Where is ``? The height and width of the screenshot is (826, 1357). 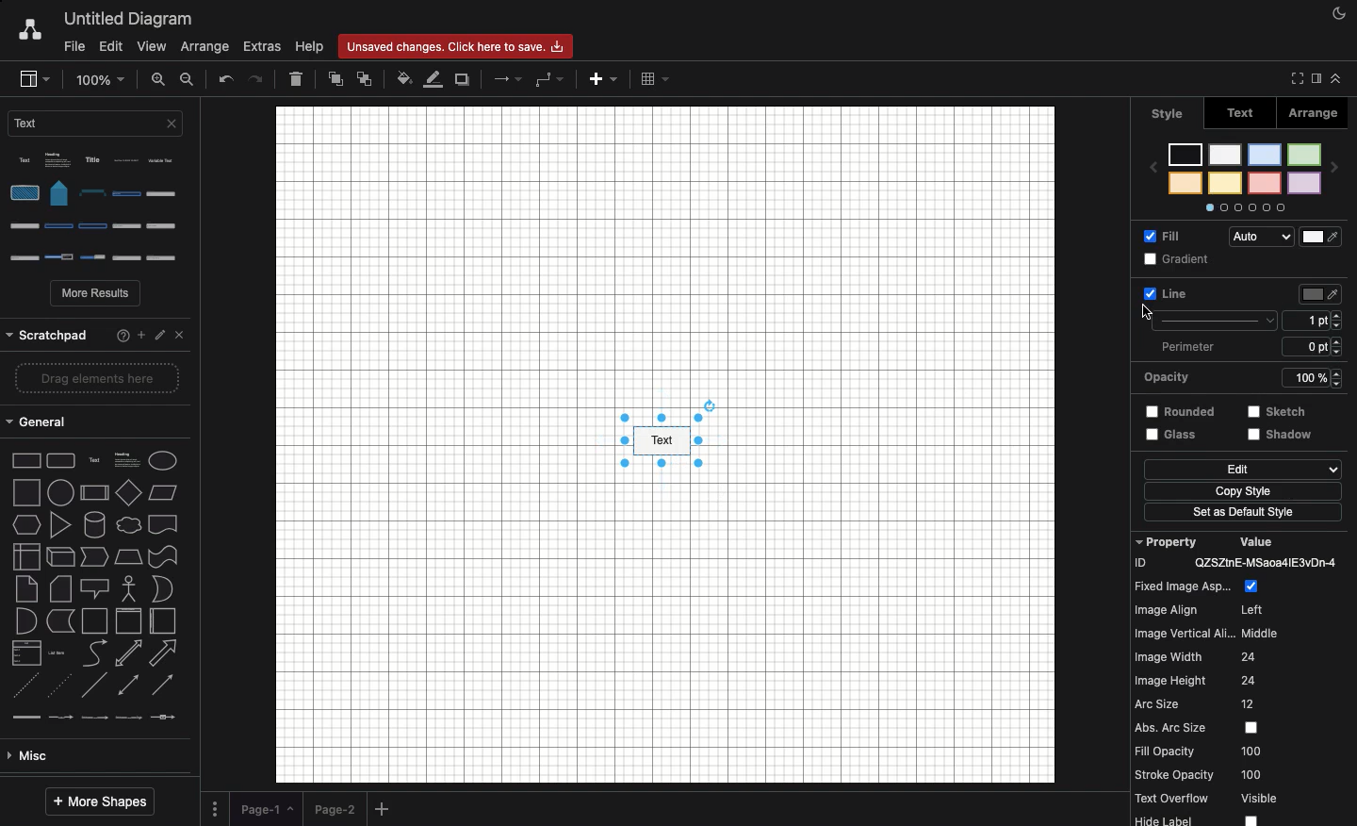
 is located at coordinates (1239, 515).